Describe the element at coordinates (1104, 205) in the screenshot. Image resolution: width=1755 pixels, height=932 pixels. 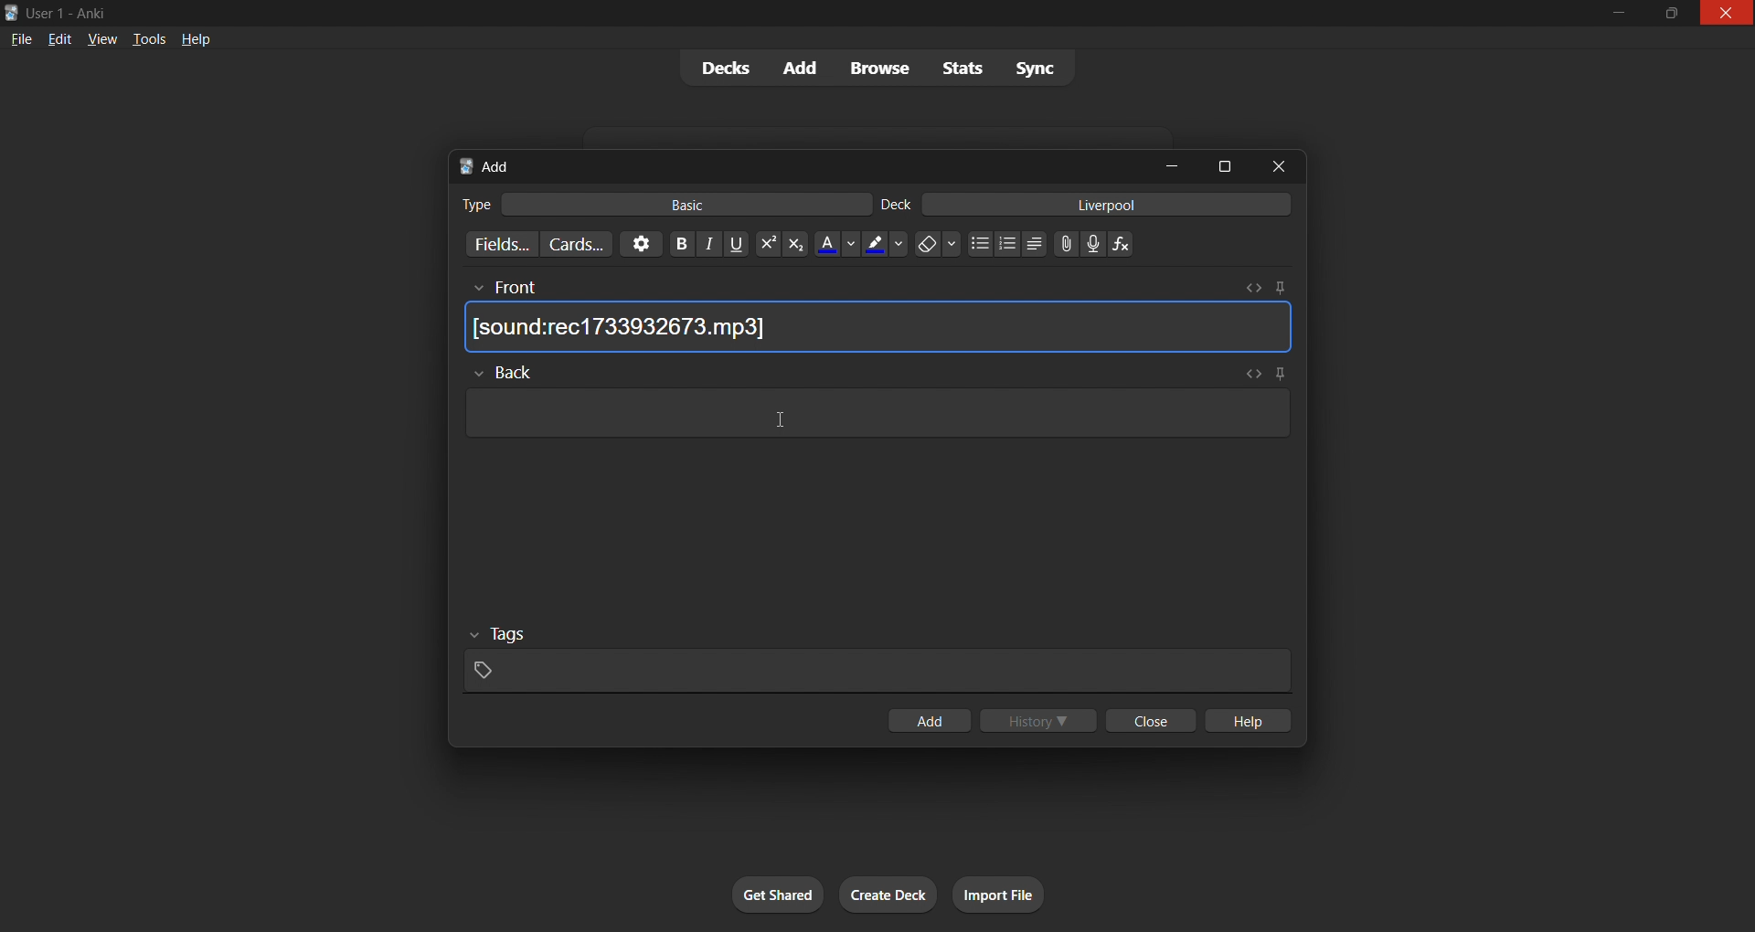
I see `` at that location.